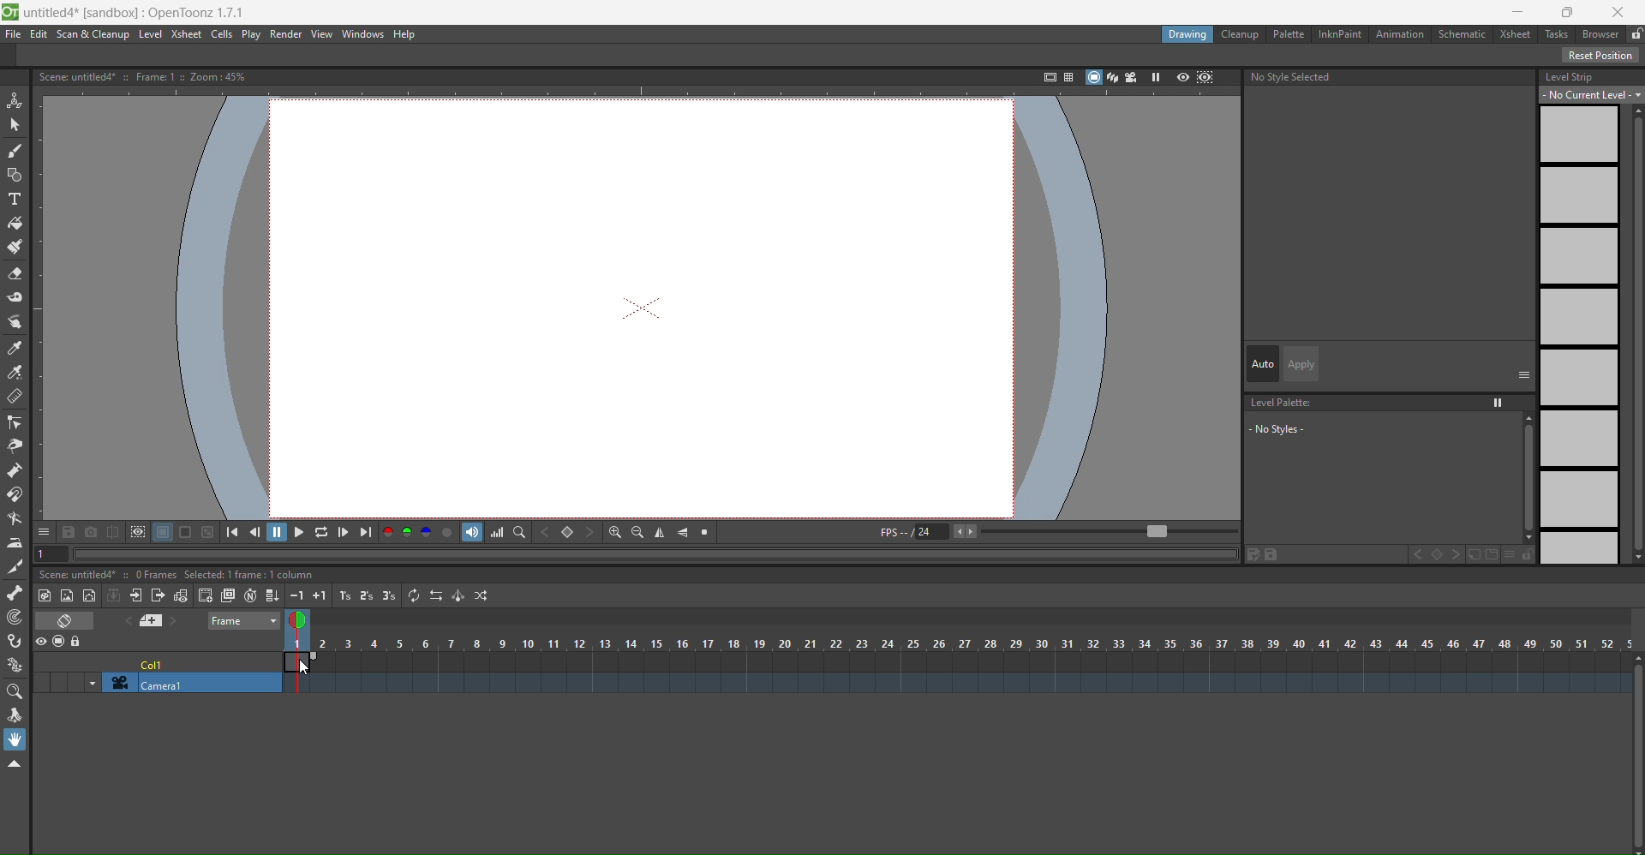 The image size is (1645, 855). Describe the element at coordinates (366, 532) in the screenshot. I see `last frame` at that location.